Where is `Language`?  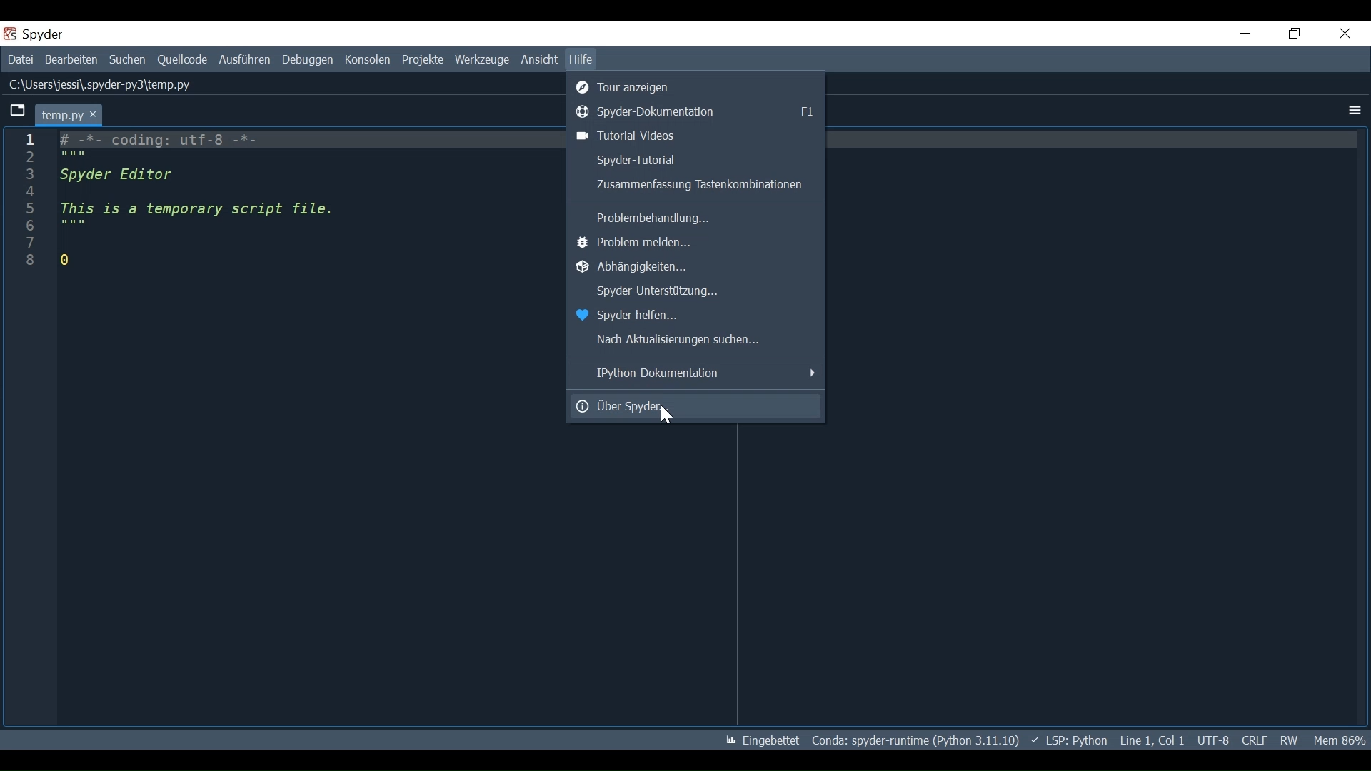 Language is located at coordinates (1070, 740).